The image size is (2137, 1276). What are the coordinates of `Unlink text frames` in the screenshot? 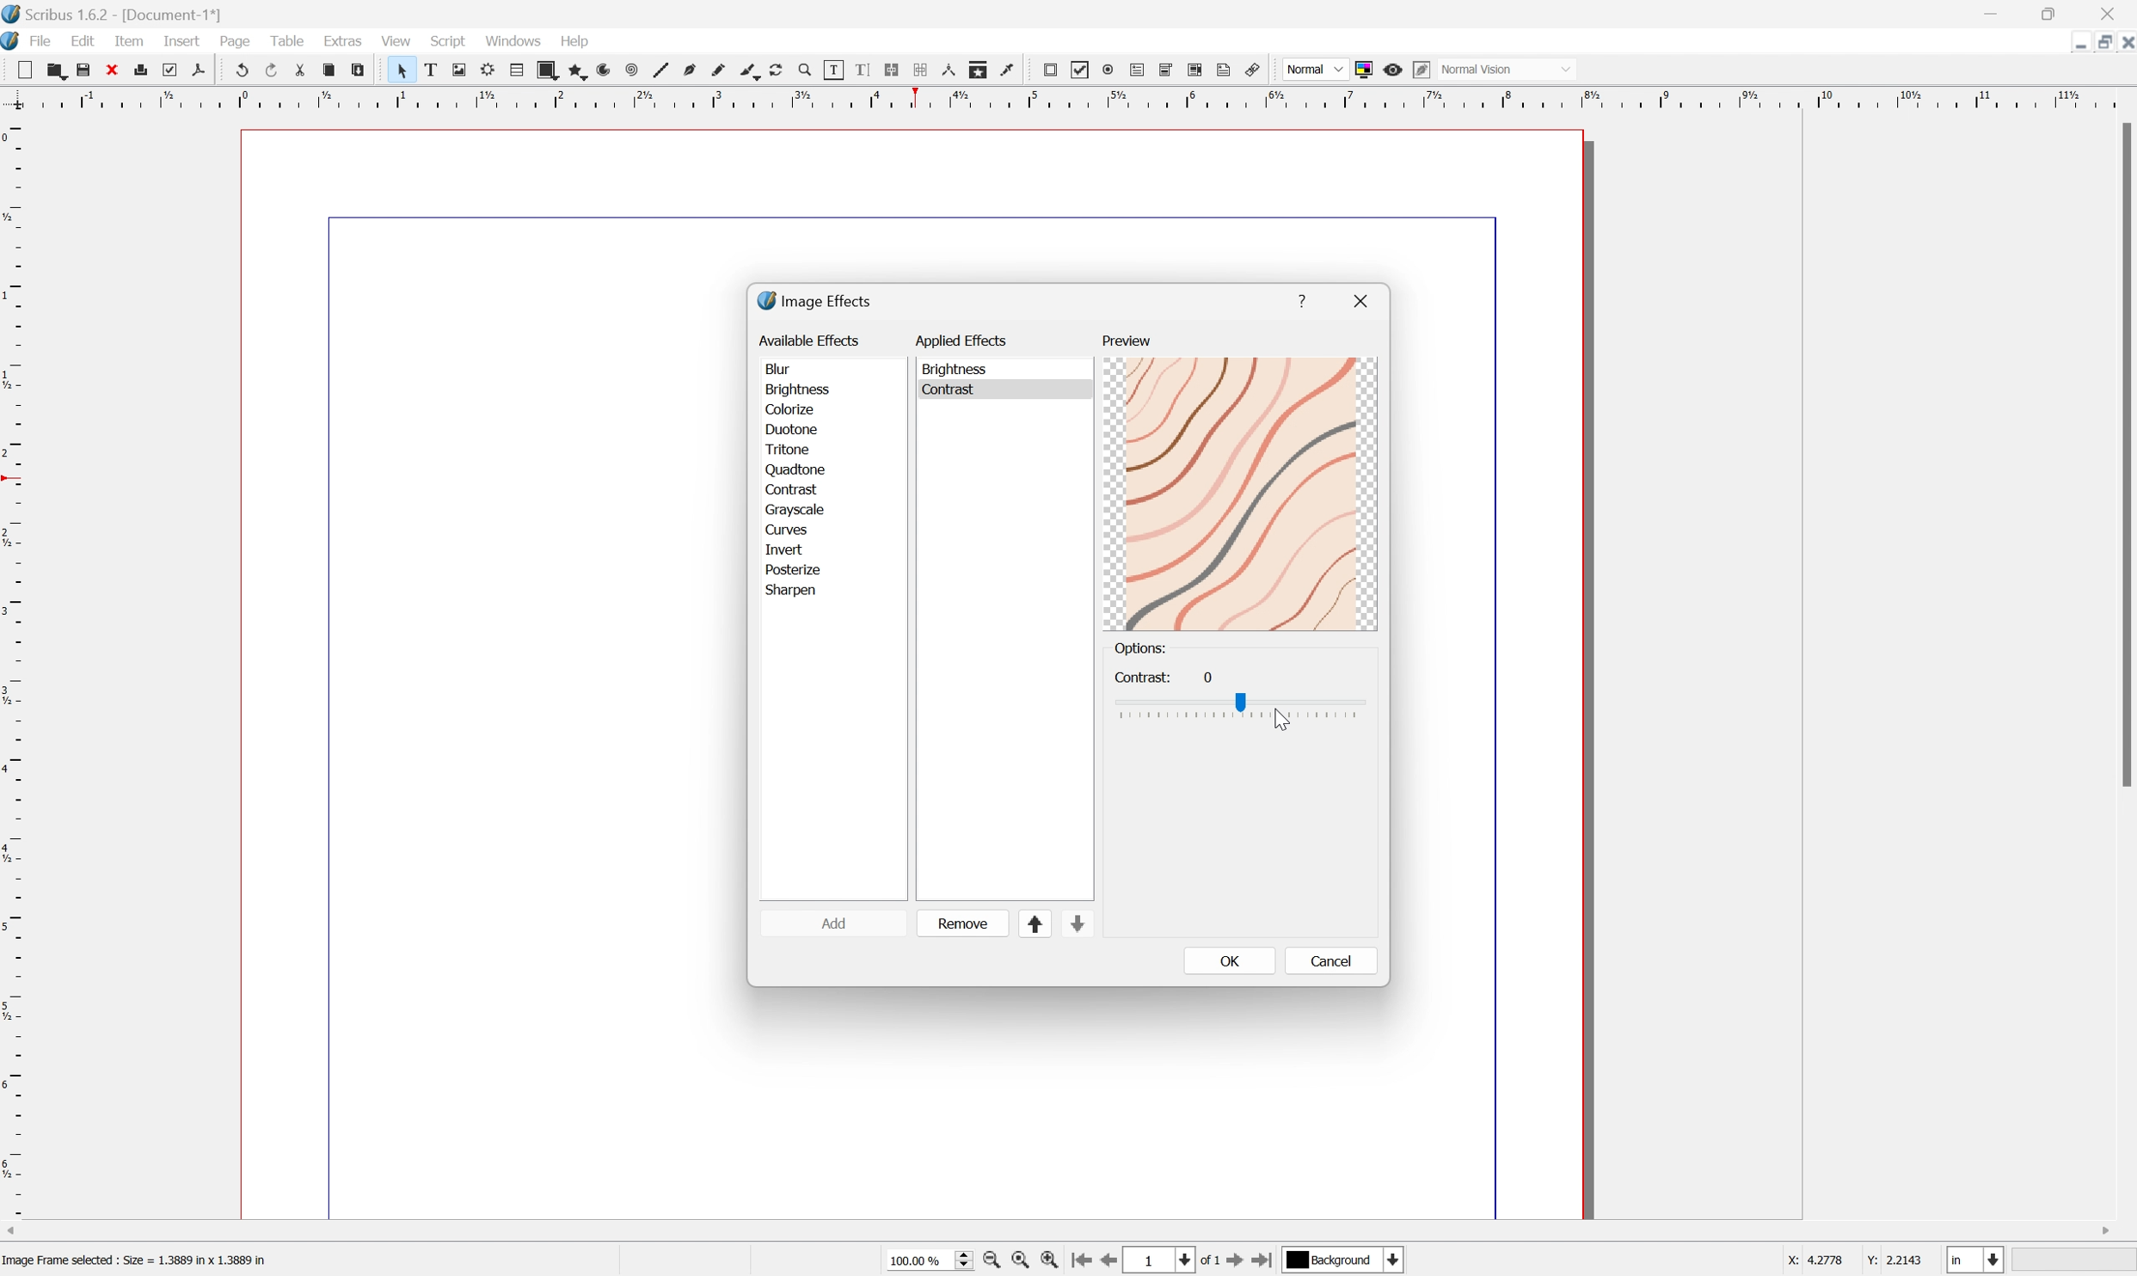 It's located at (923, 70).